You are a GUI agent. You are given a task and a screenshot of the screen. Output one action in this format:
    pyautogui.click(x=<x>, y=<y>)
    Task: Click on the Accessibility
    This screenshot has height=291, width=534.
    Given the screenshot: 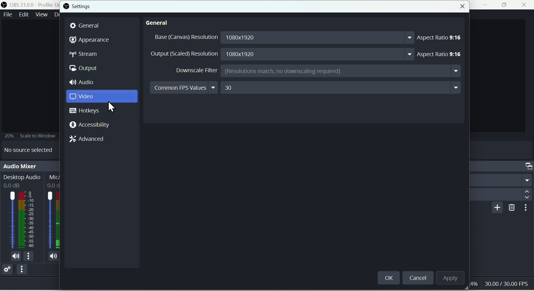 What is the action you would take?
    pyautogui.click(x=89, y=125)
    